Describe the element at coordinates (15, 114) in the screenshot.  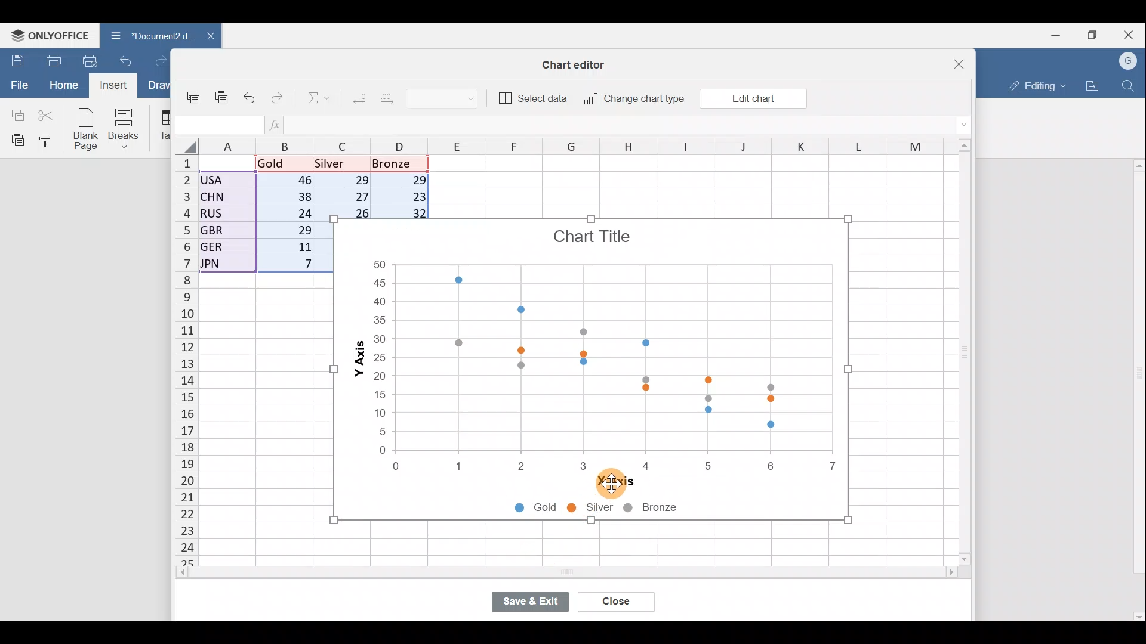
I see `Copy` at that location.